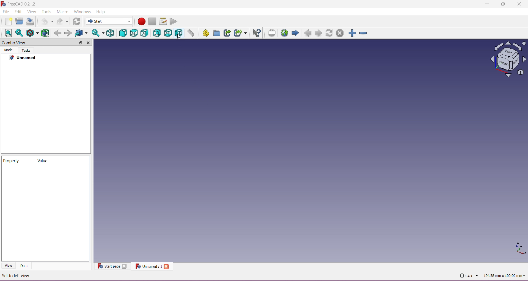  Describe the element at coordinates (256, 33) in the screenshot. I see `What's This` at that location.